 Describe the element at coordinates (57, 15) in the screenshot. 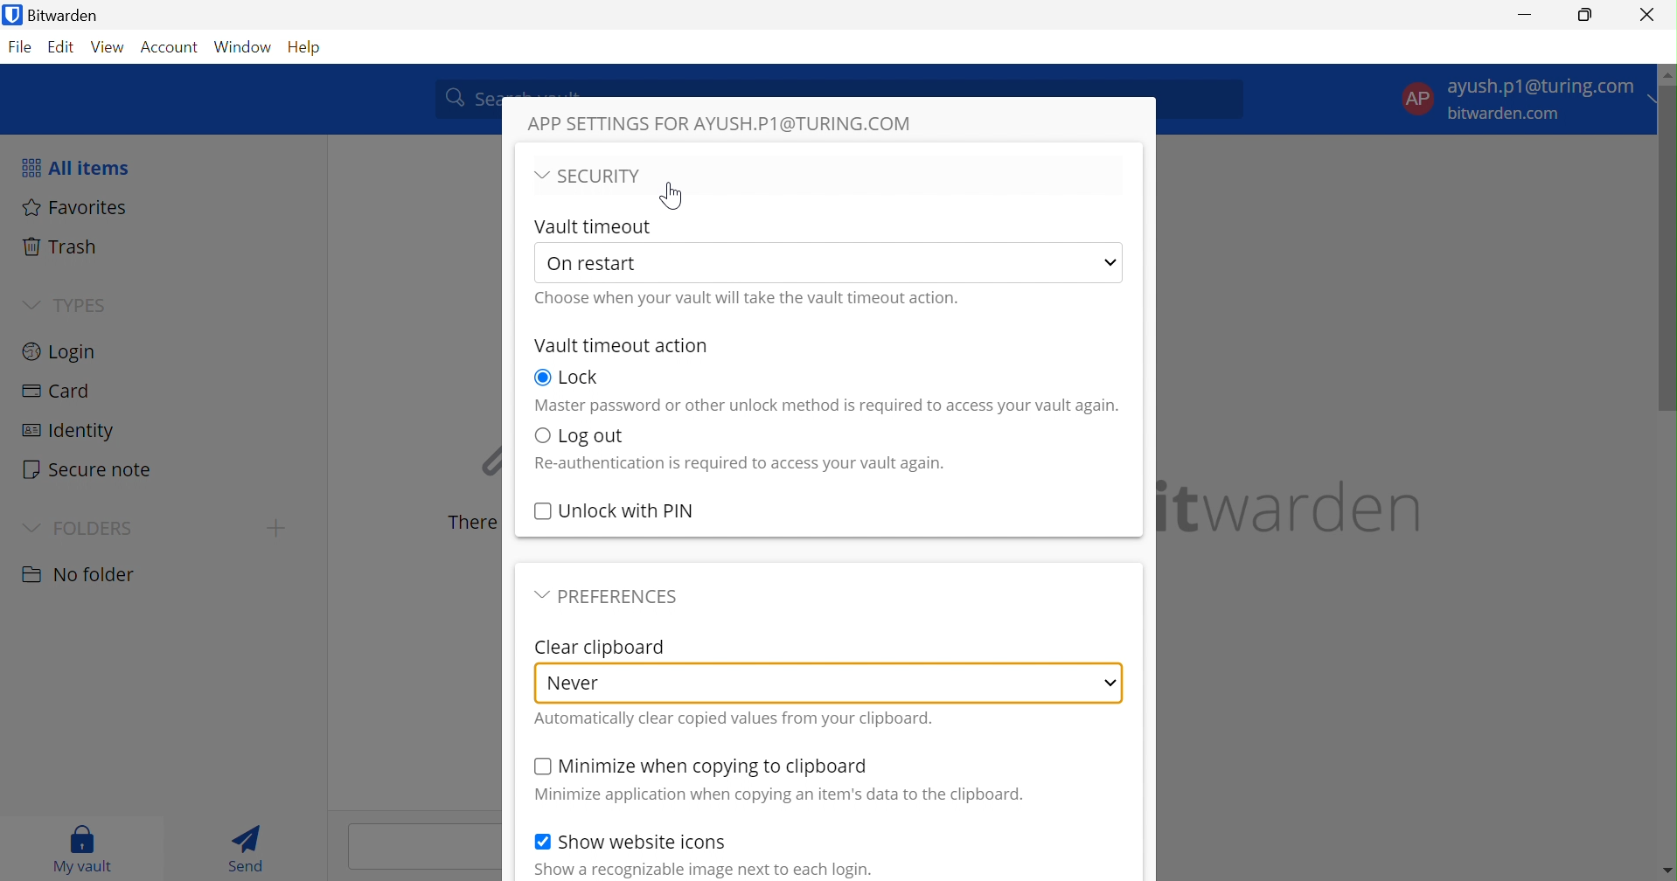

I see `Bitwarden` at that location.